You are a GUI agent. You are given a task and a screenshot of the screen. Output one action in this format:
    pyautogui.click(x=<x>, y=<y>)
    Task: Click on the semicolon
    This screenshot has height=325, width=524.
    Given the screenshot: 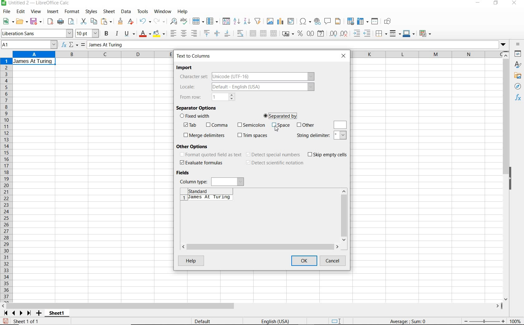 What is the action you would take?
    pyautogui.click(x=250, y=125)
    